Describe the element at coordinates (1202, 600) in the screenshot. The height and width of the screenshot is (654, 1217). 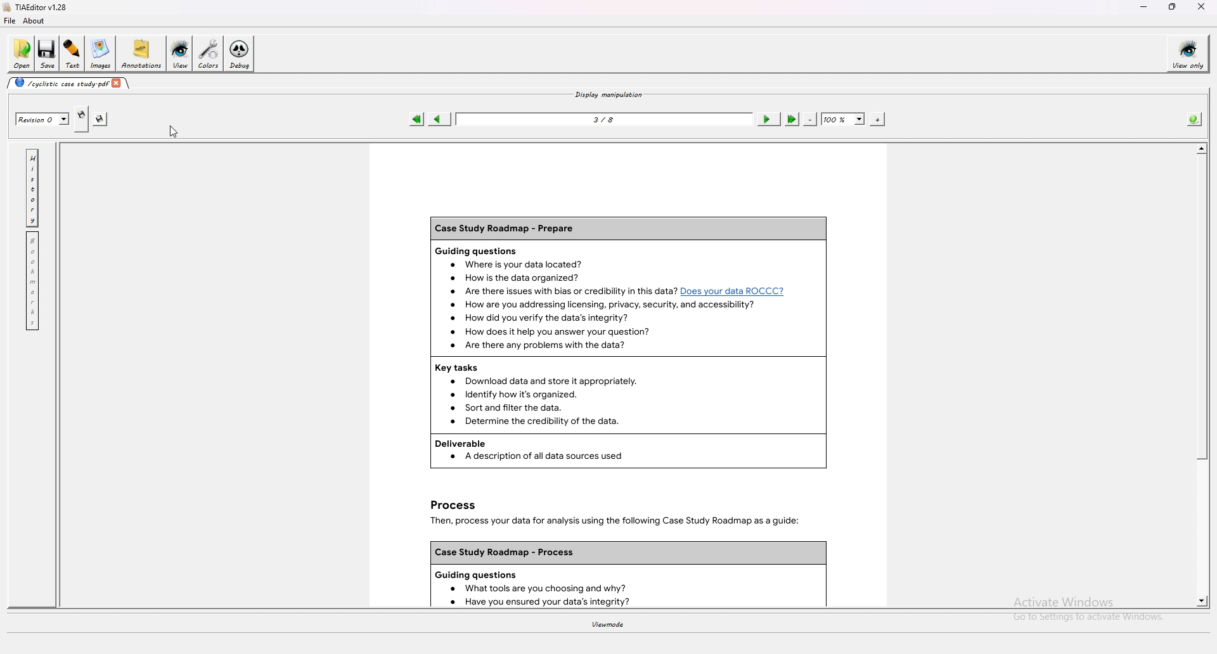
I see `scroll down` at that location.